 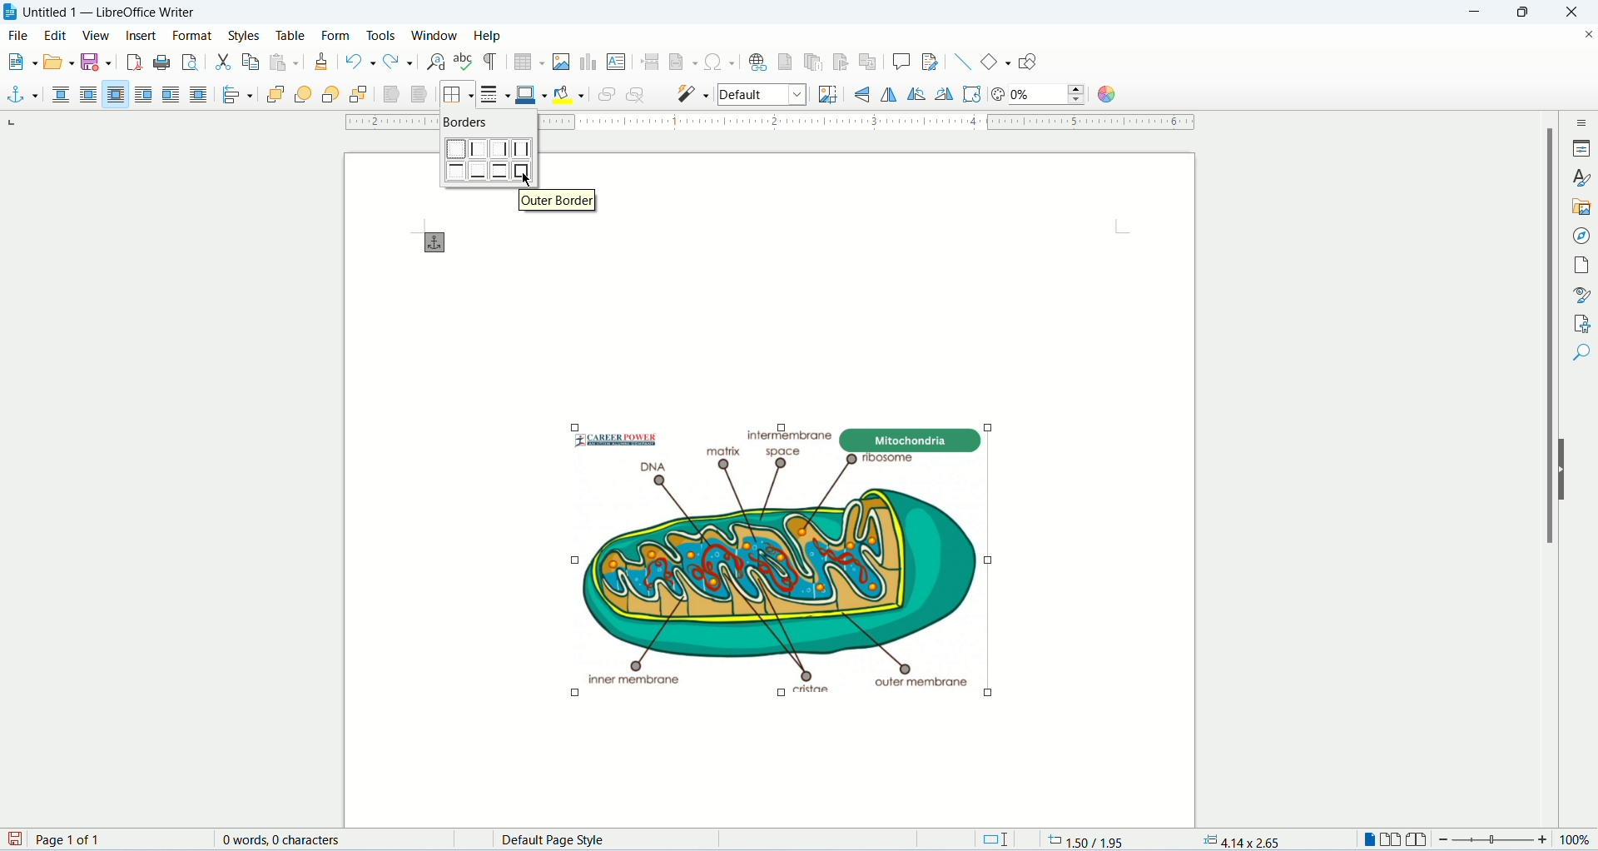 What do you see at coordinates (339, 33) in the screenshot?
I see `form` at bounding box center [339, 33].